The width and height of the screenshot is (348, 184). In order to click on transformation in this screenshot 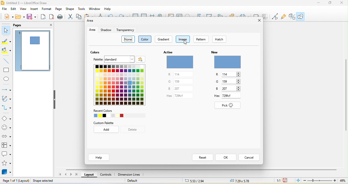, I will do `click(211, 15)`.